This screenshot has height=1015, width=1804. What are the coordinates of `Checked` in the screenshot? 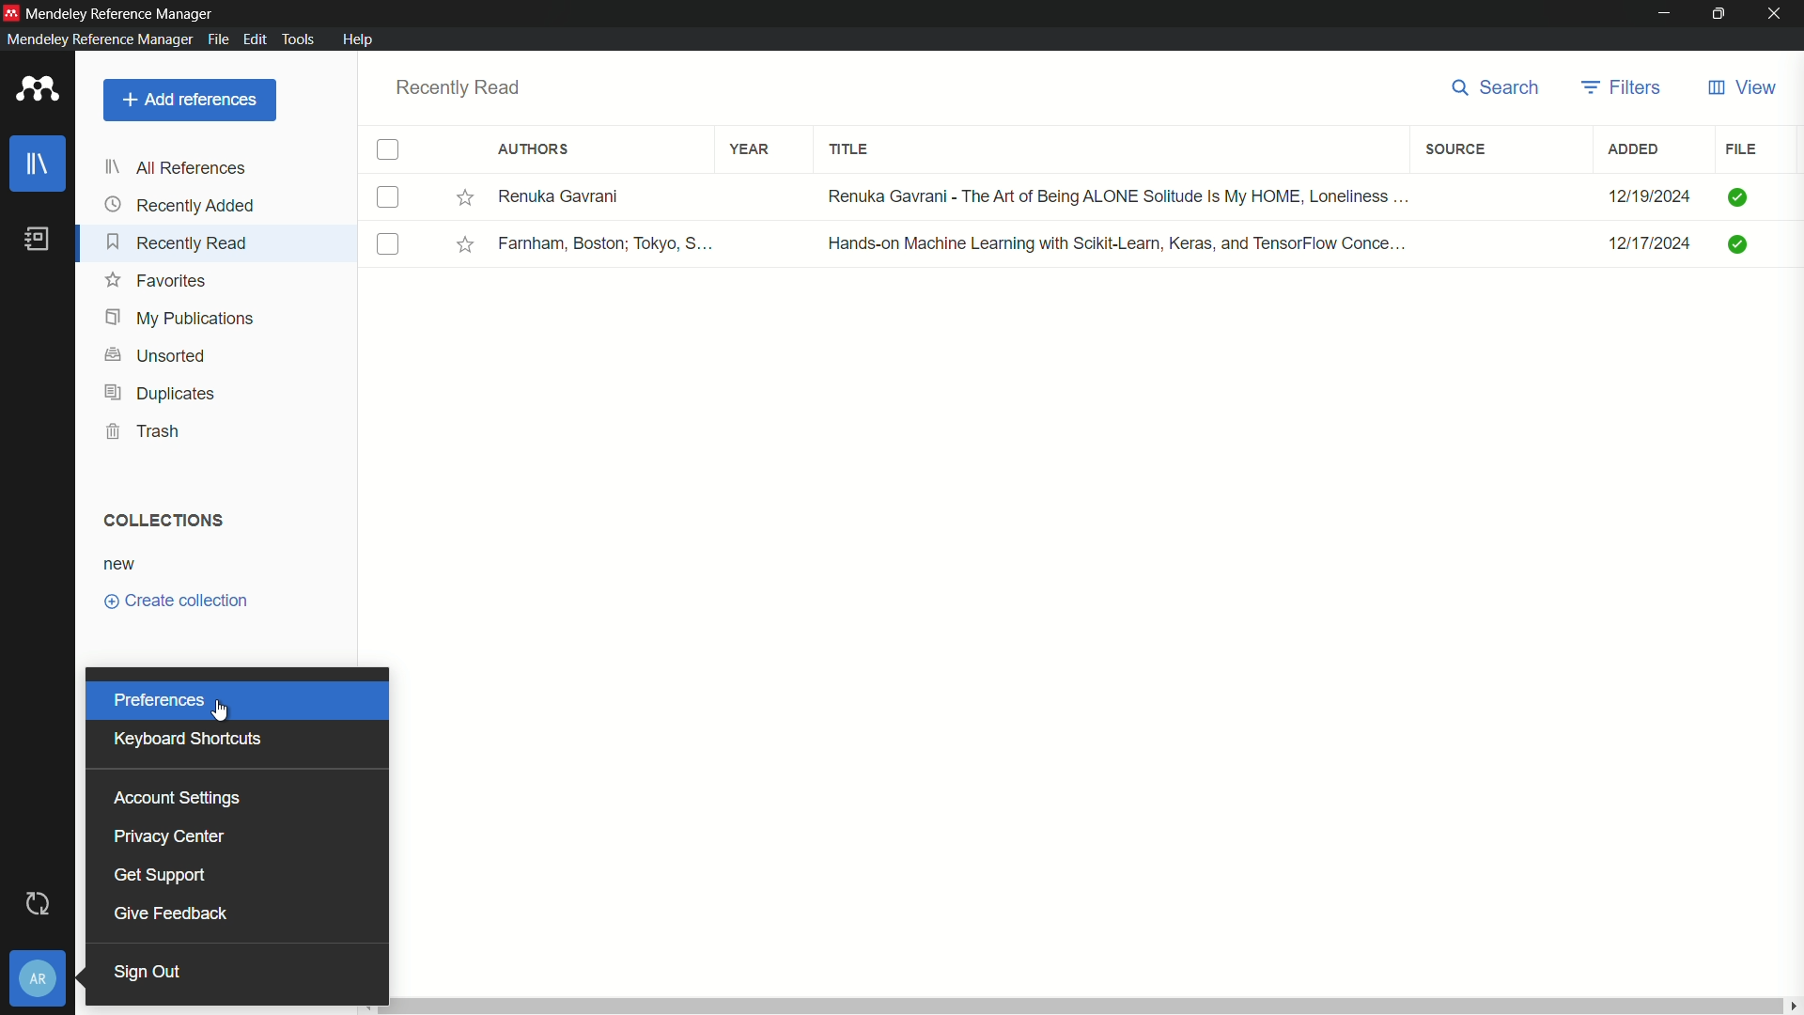 It's located at (1737, 242).